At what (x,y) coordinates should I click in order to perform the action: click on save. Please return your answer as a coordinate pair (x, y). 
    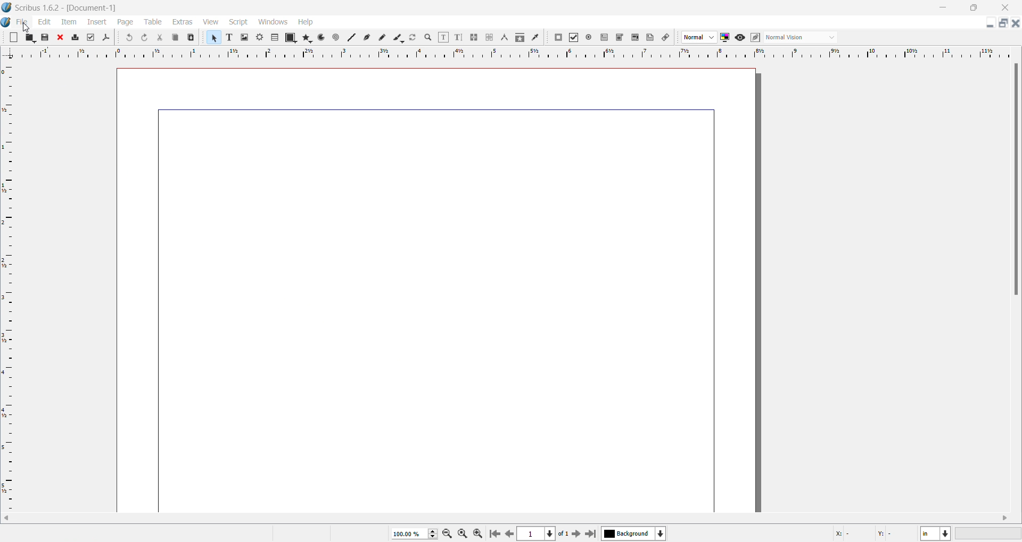
    Looking at the image, I should click on (48, 38).